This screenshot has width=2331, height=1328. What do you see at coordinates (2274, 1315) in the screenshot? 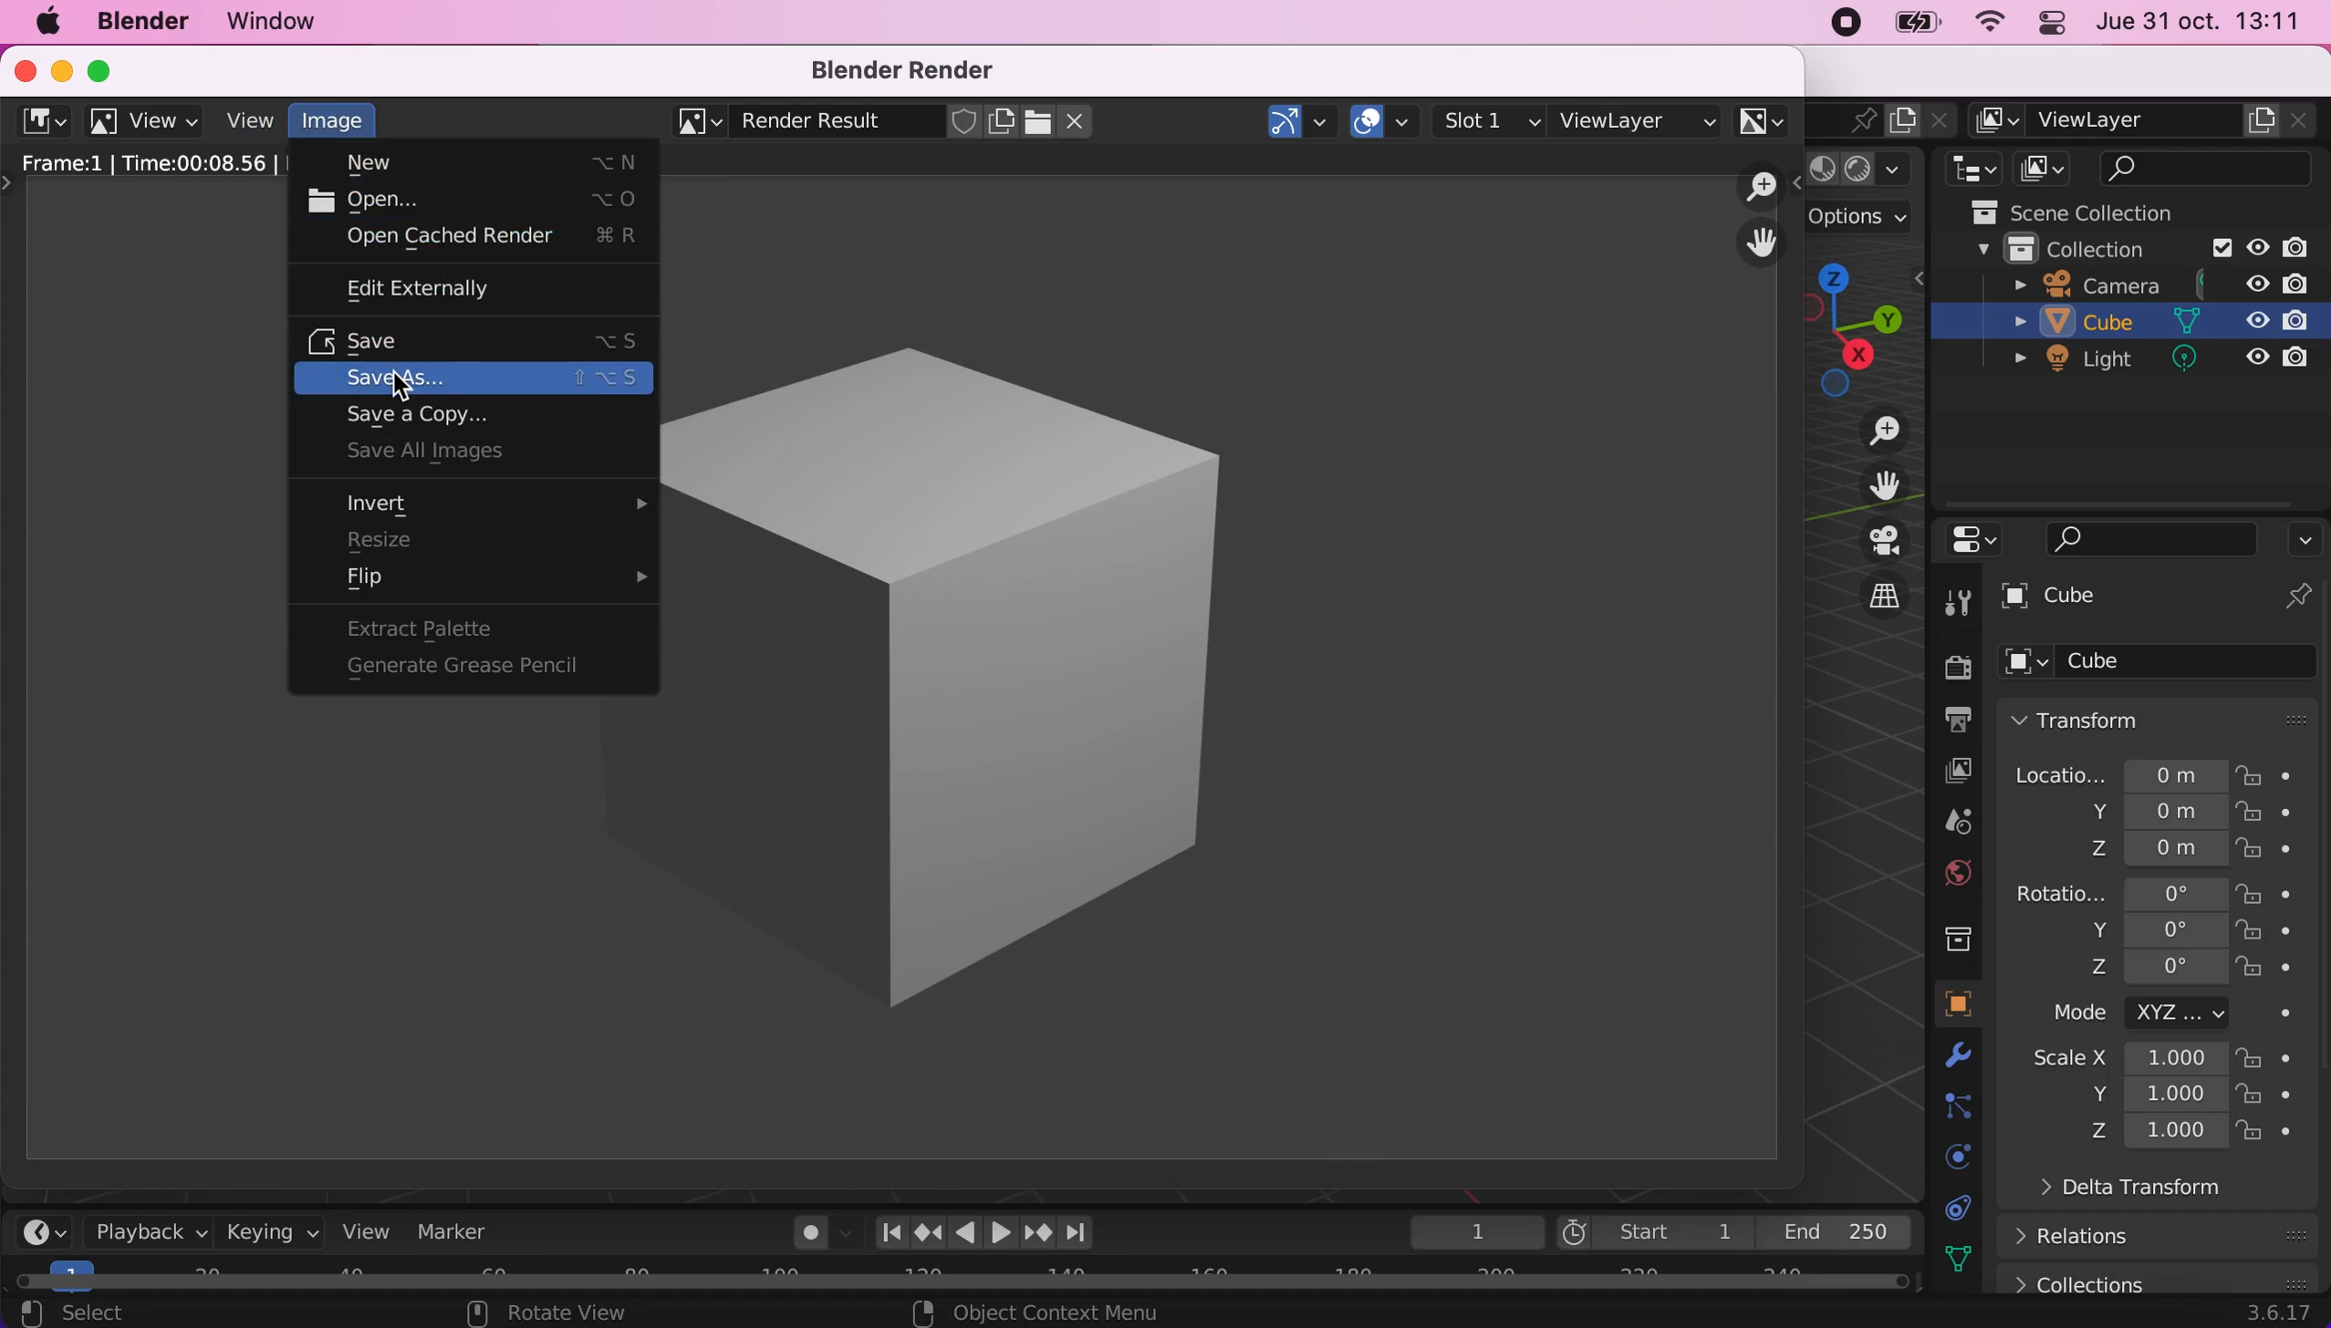
I see `3.6.17` at bounding box center [2274, 1315].